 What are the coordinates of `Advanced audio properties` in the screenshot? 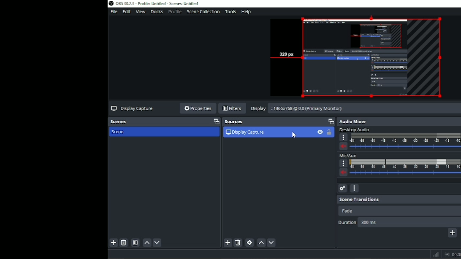 It's located at (342, 189).